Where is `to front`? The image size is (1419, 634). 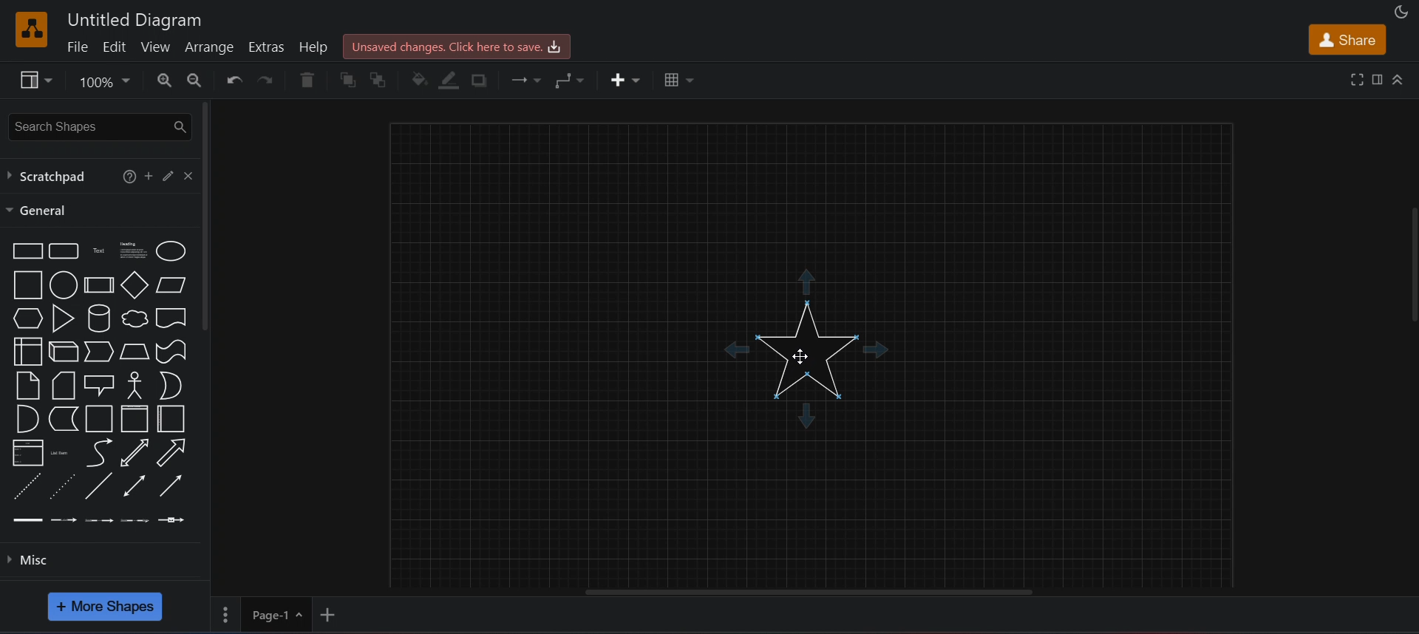 to front is located at coordinates (346, 81).